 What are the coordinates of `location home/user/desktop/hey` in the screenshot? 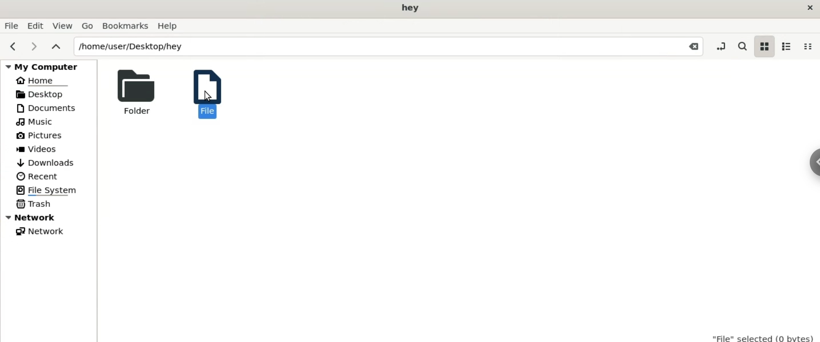 It's located at (388, 46).